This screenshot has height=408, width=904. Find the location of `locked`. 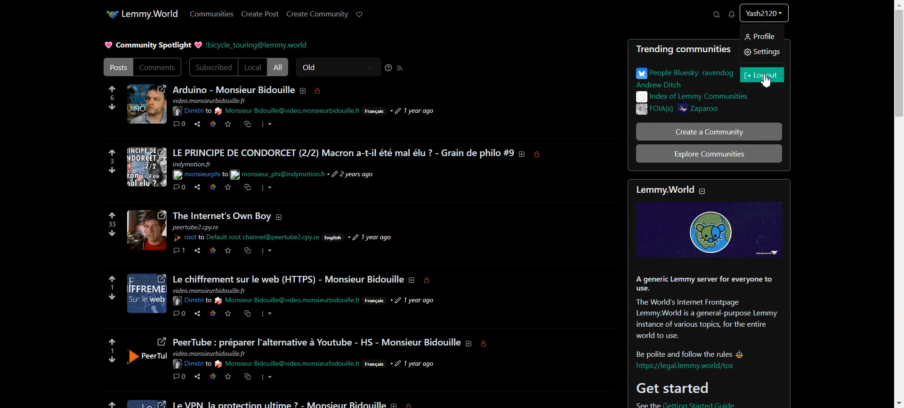

locked is located at coordinates (414, 404).